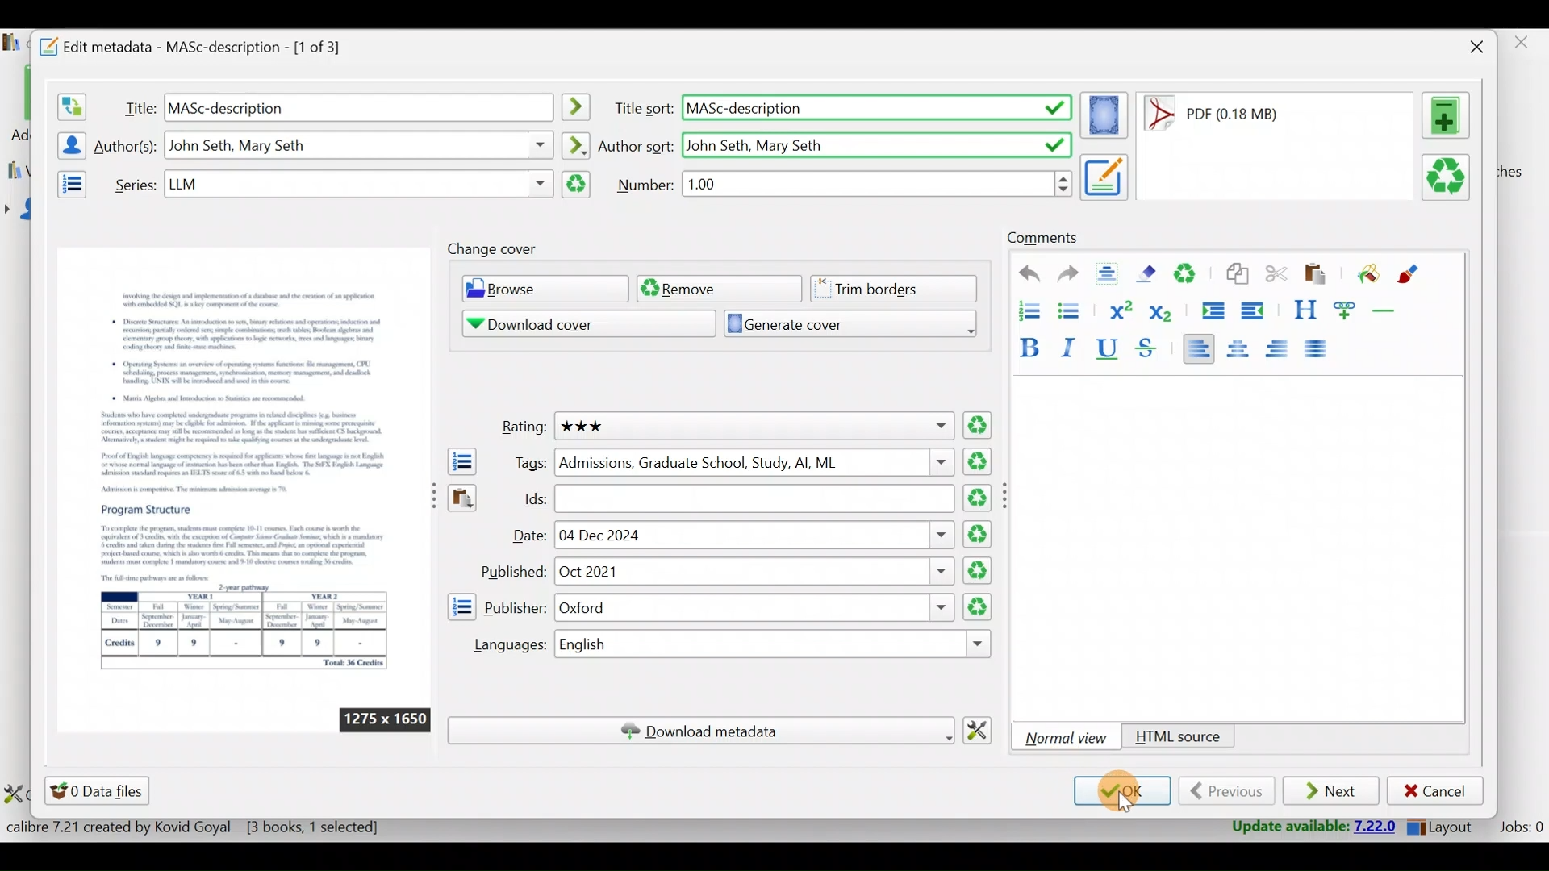  What do you see at coordinates (525, 462) in the screenshot?
I see `Tags` at bounding box center [525, 462].